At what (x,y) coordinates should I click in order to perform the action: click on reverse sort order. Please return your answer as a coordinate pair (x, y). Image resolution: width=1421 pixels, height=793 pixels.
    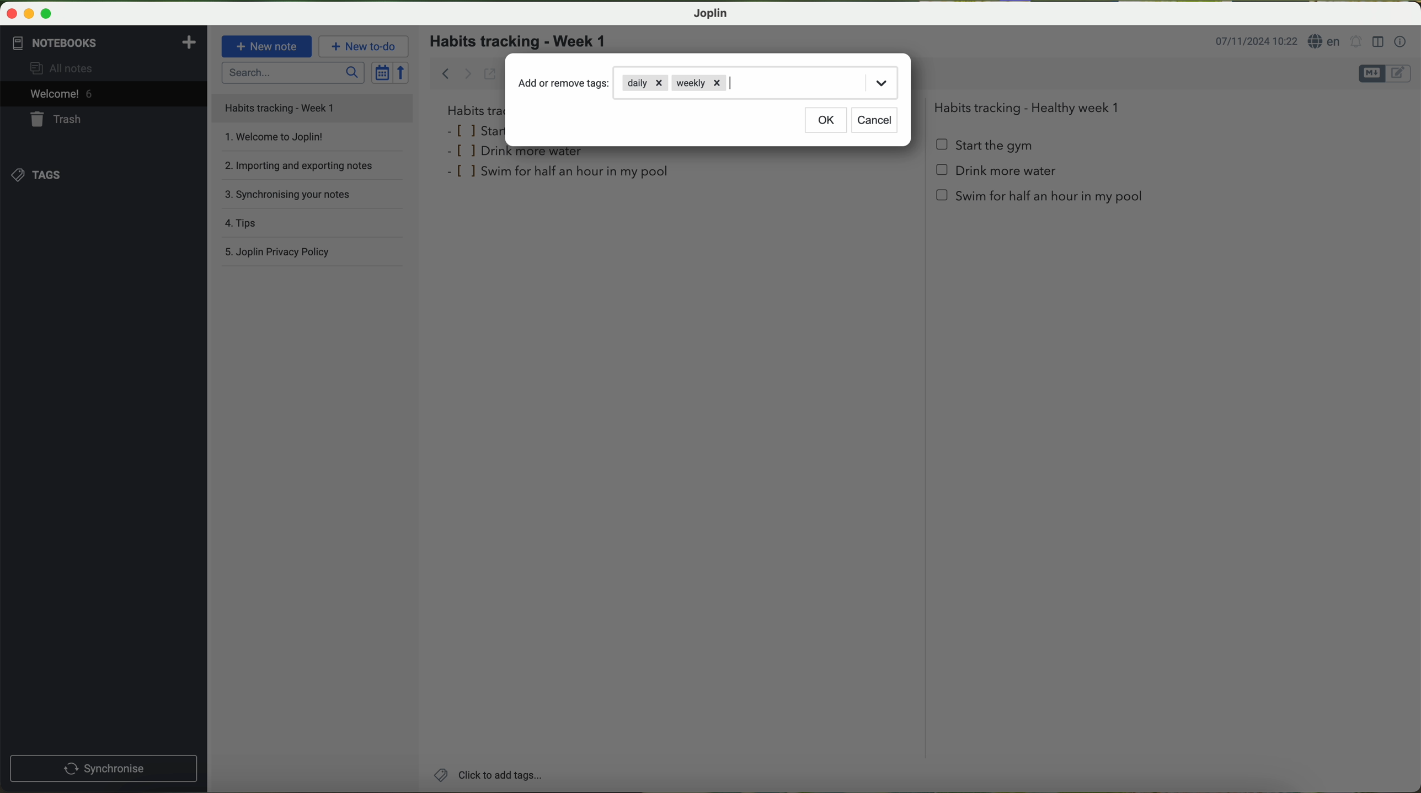
    Looking at the image, I should click on (402, 72).